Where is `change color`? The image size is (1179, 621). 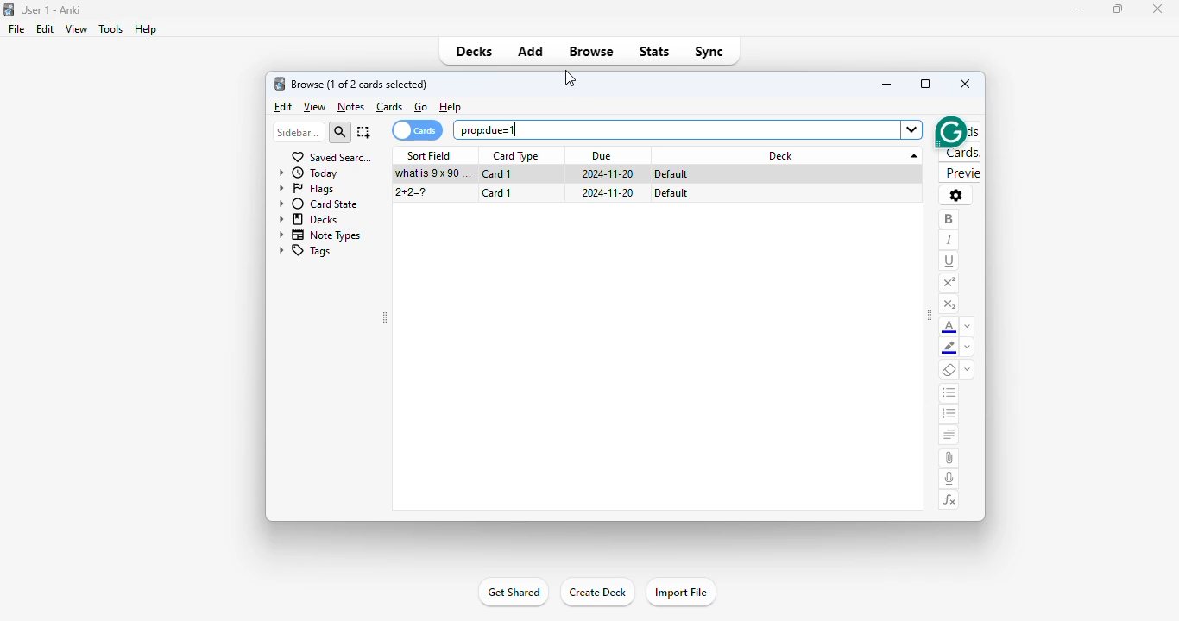
change color is located at coordinates (968, 325).